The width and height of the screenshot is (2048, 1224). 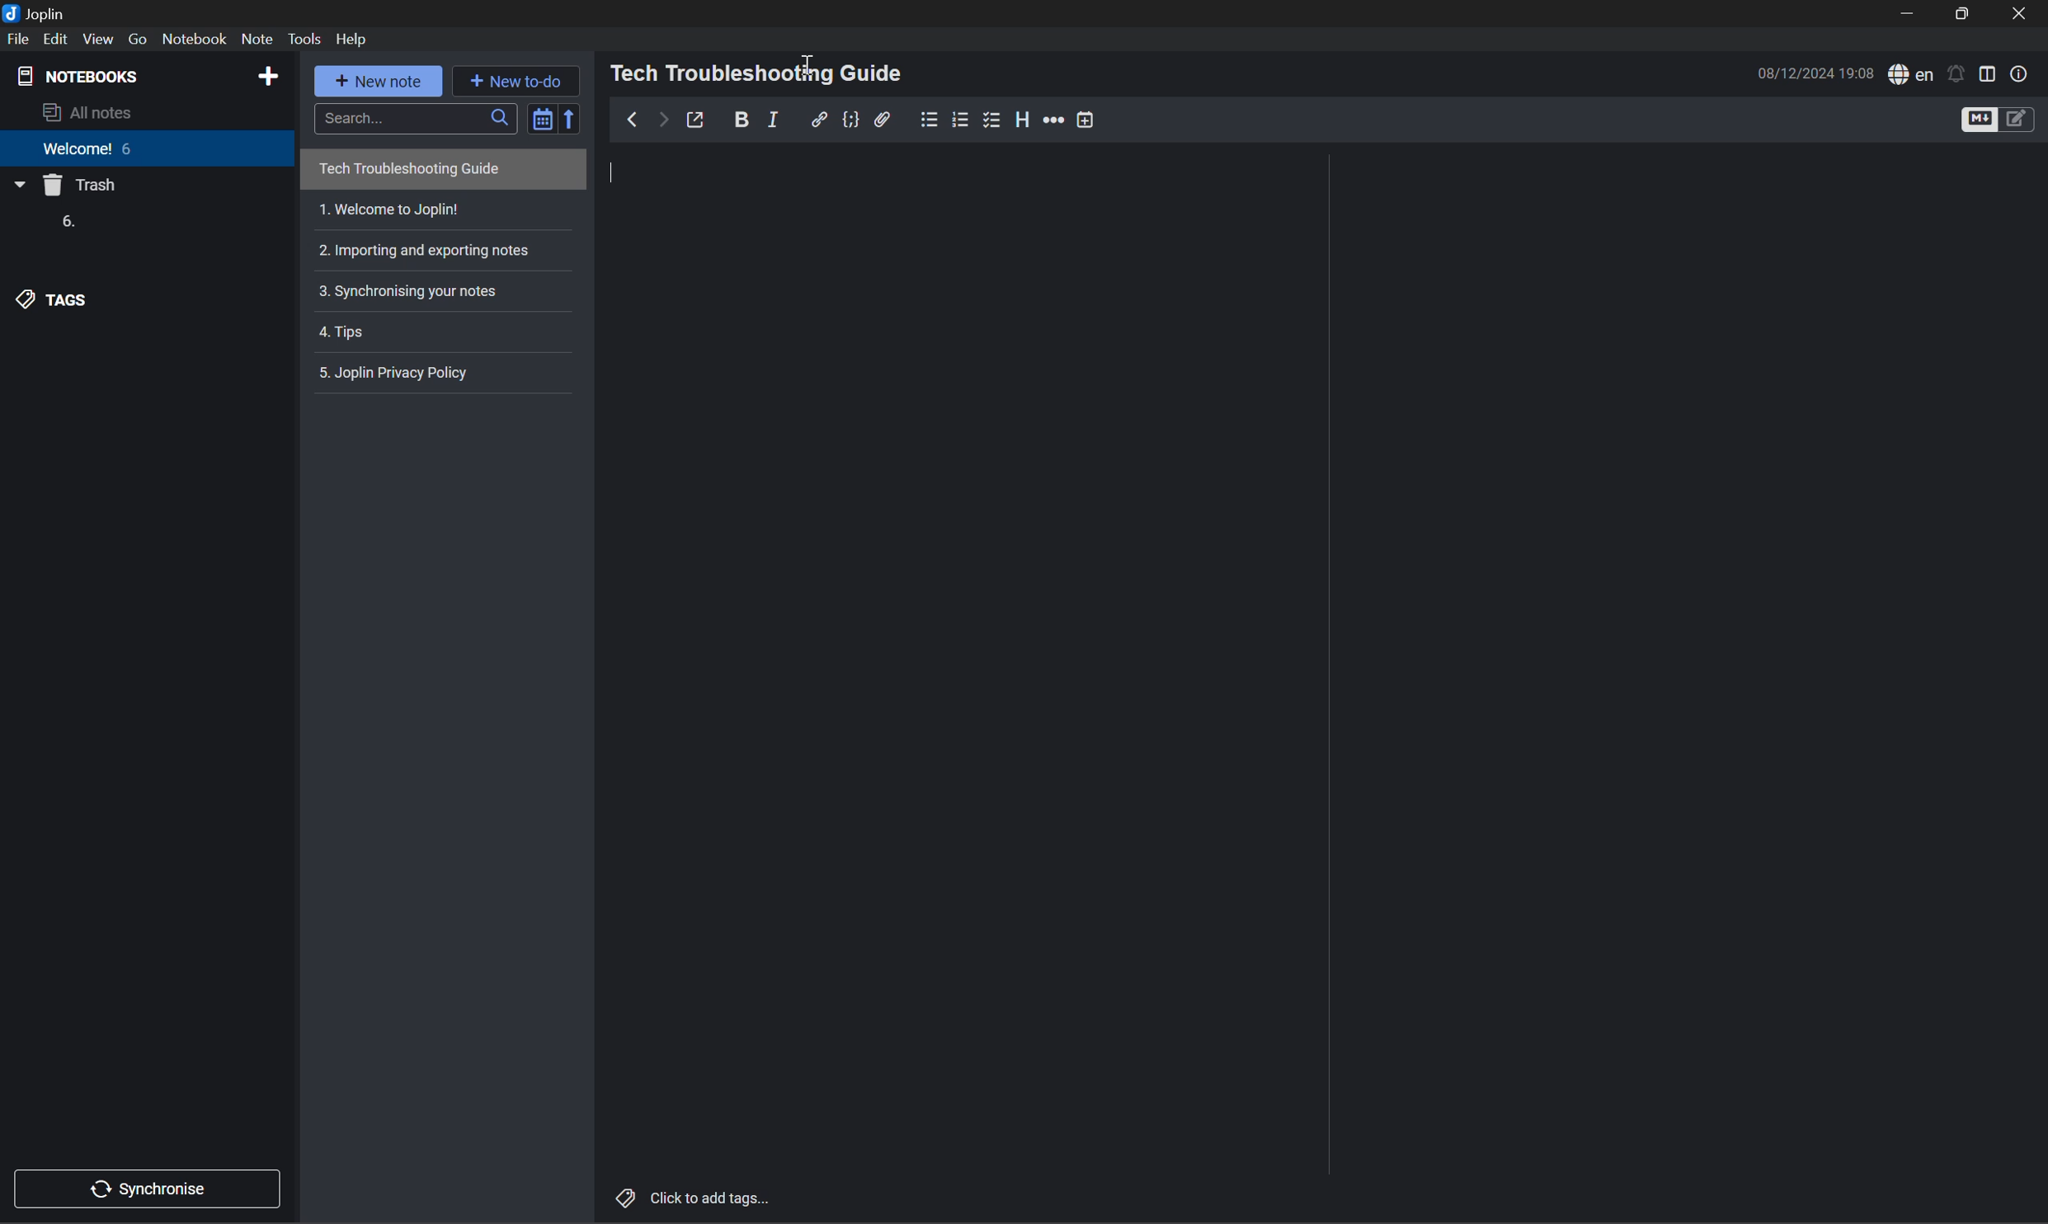 What do you see at coordinates (18, 187) in the screenshot?
I see `Drop Down` at bounding box center [18, 187].